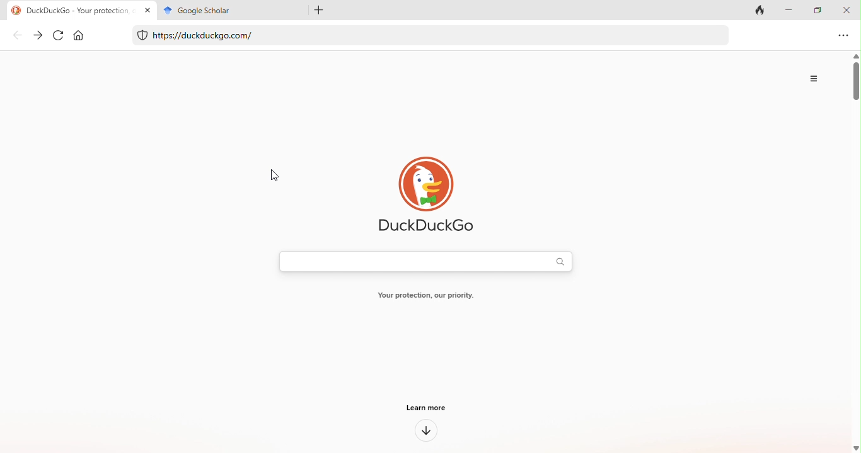 The height and width of the screenshot is (453, 861). What do you see at coordinates (816, 79) in the screenshot?
I see `option` at bounding box center [816, 79].